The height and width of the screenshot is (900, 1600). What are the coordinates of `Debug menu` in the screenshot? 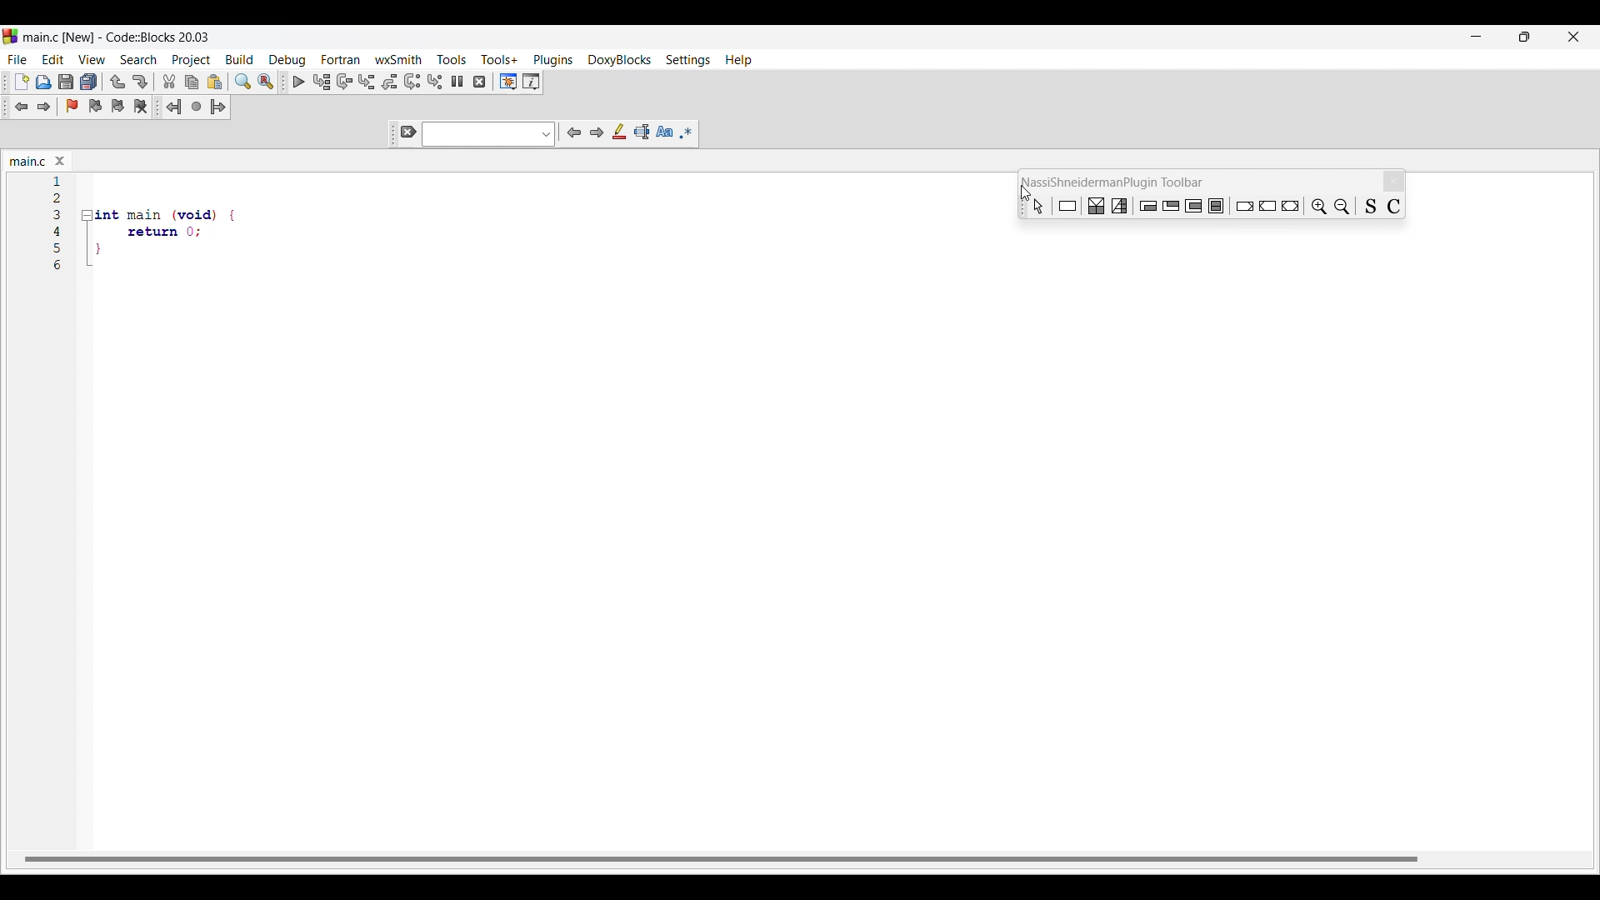 It's located at (287, 61).